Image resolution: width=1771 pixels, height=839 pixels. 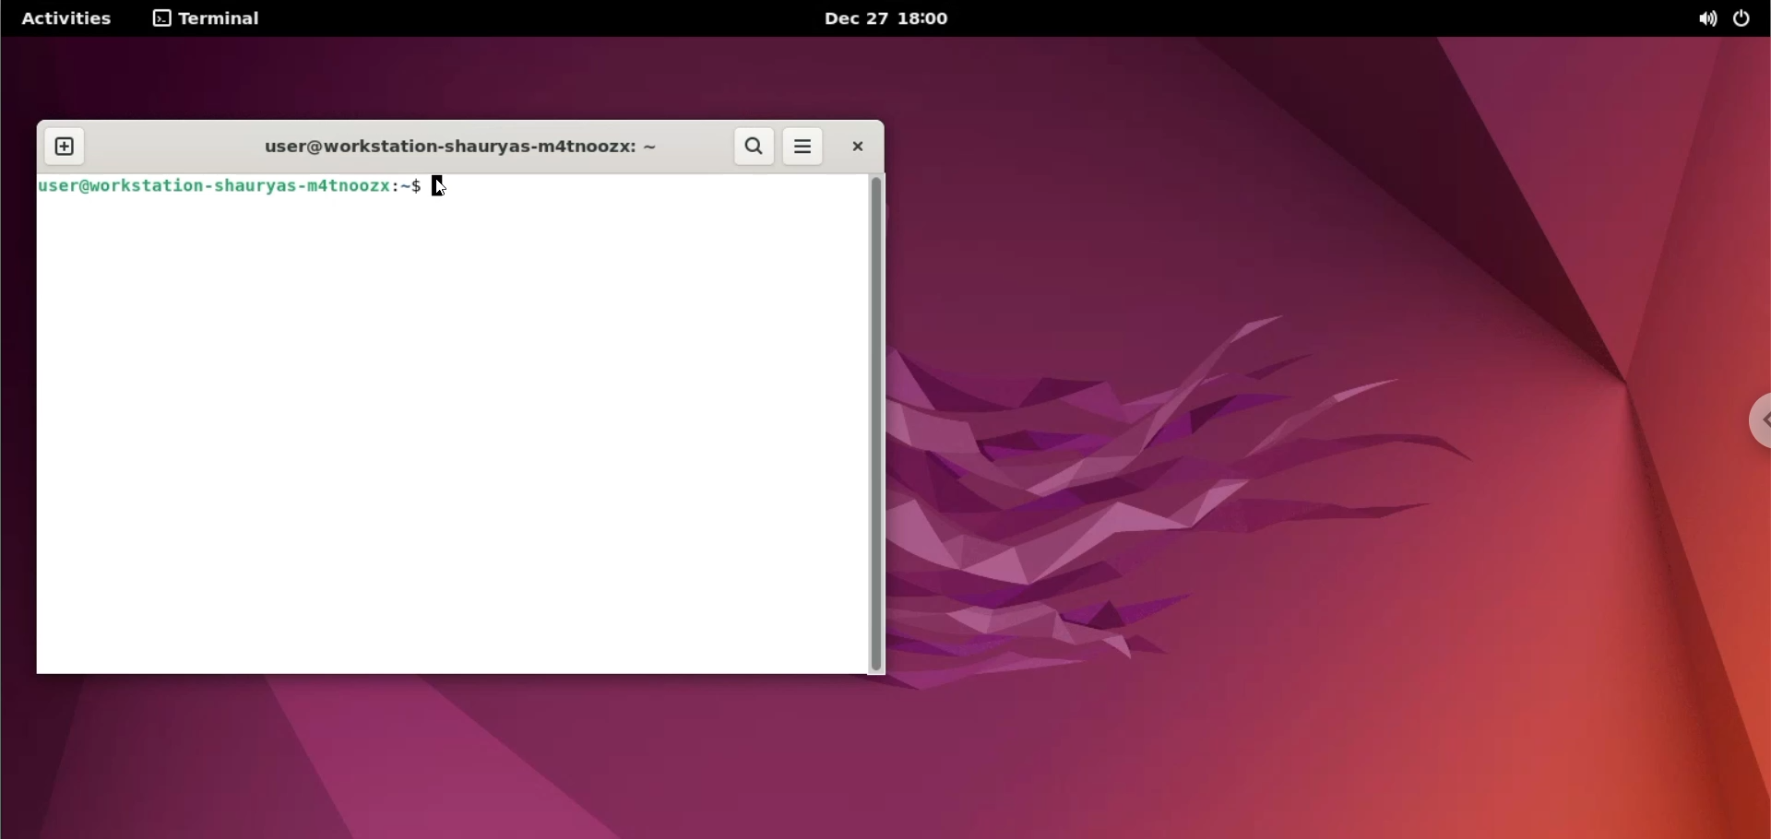 What do you see at coordinates (755, 147) in the screenshot?
I see `search` at bounding box center [755, 147].